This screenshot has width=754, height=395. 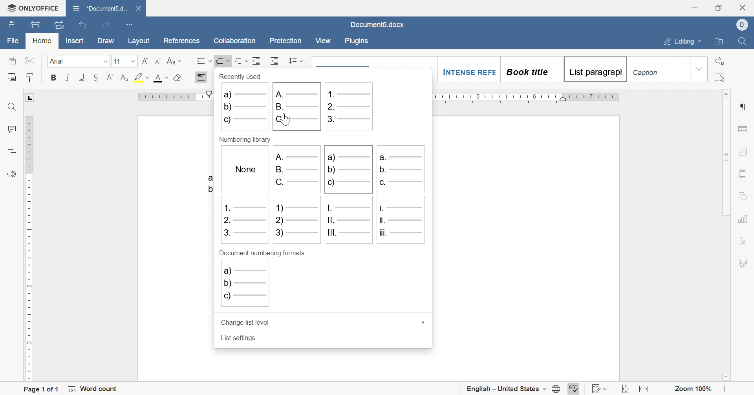 What do you see at coordinates (424, 322) in the screenshot?
I see `drop down` at bounding box center [424, 322].